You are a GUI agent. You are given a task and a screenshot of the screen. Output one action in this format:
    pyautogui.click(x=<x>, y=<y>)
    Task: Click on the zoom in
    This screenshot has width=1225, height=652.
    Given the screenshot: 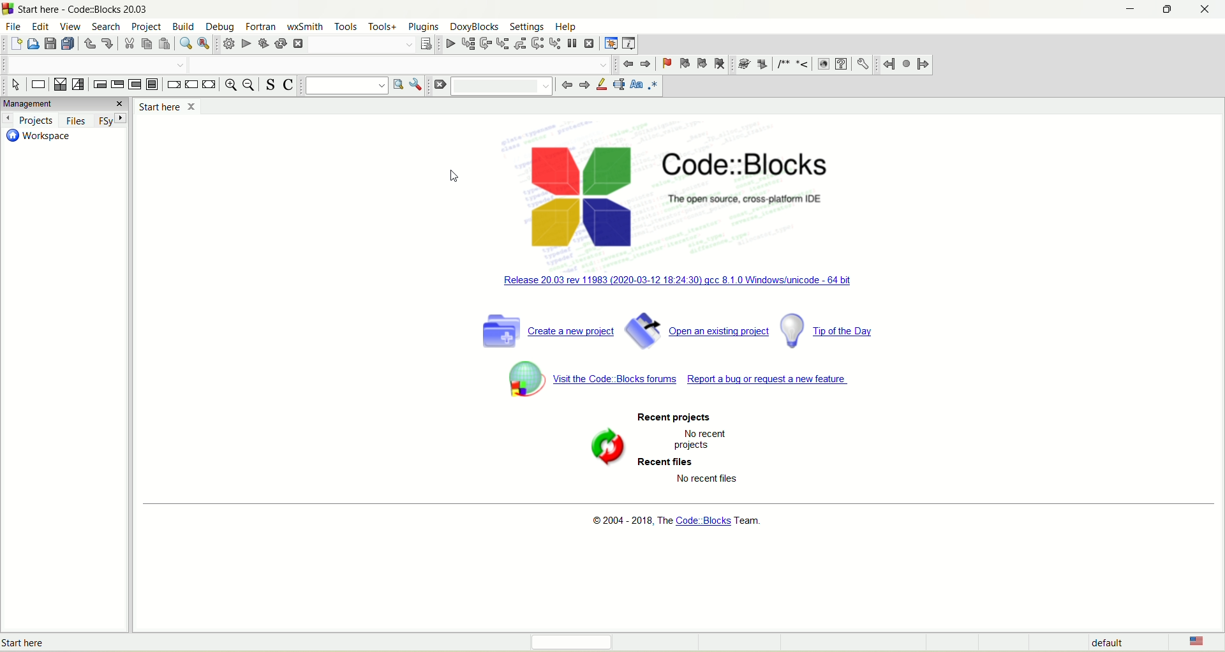 What is the action you would take?
    pyautogui.click(x=230, y=85)
    